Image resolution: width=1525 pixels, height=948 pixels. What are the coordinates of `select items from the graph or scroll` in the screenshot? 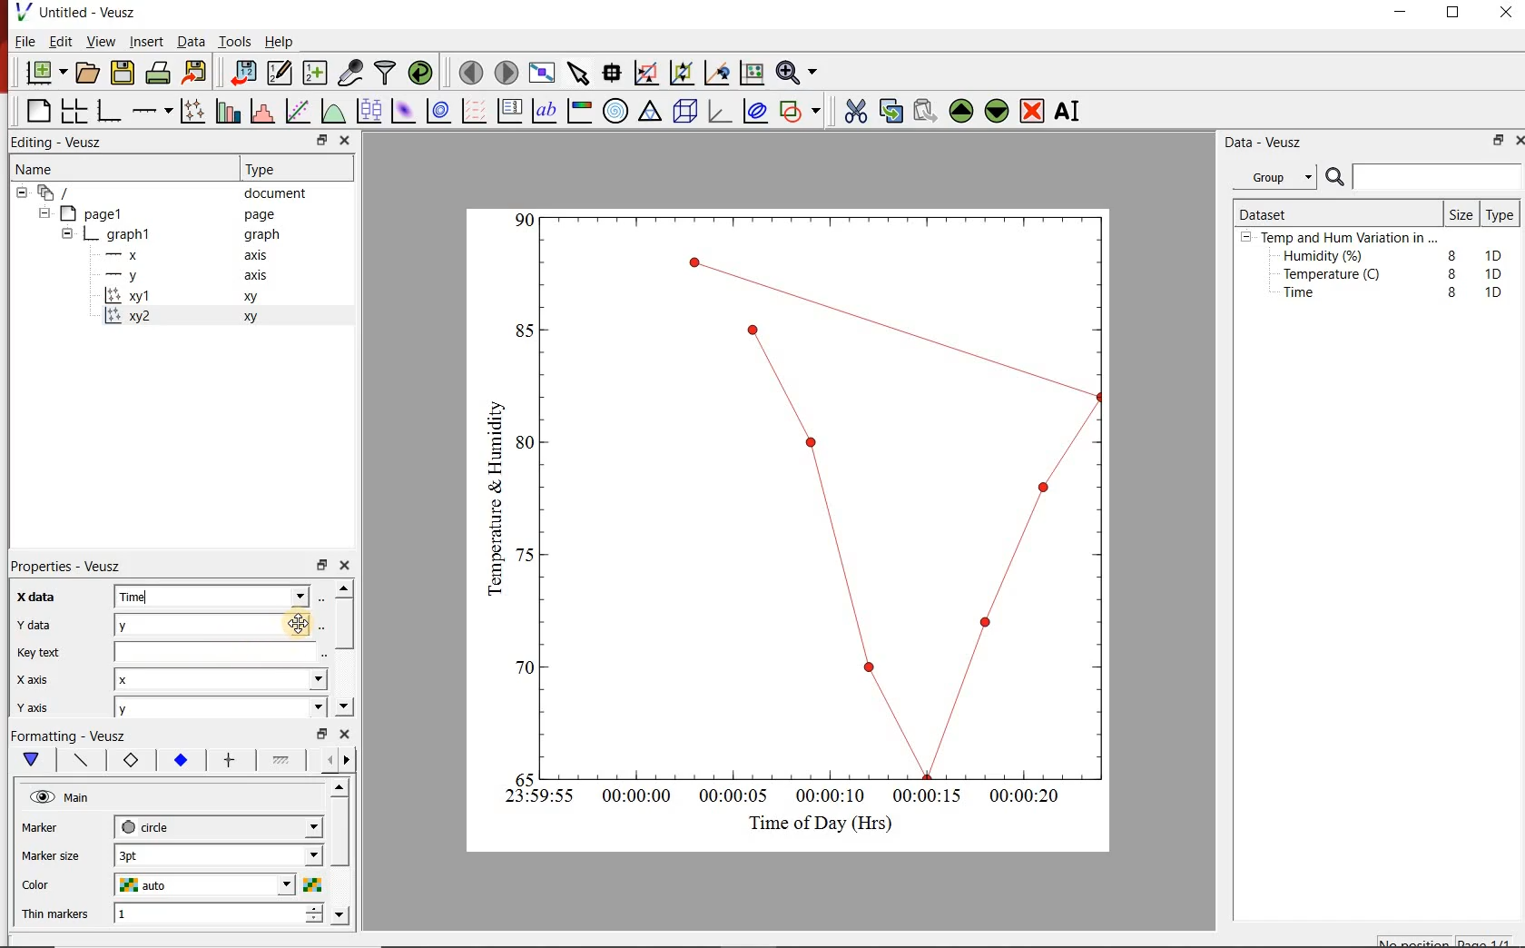 It's located at (579, 75).